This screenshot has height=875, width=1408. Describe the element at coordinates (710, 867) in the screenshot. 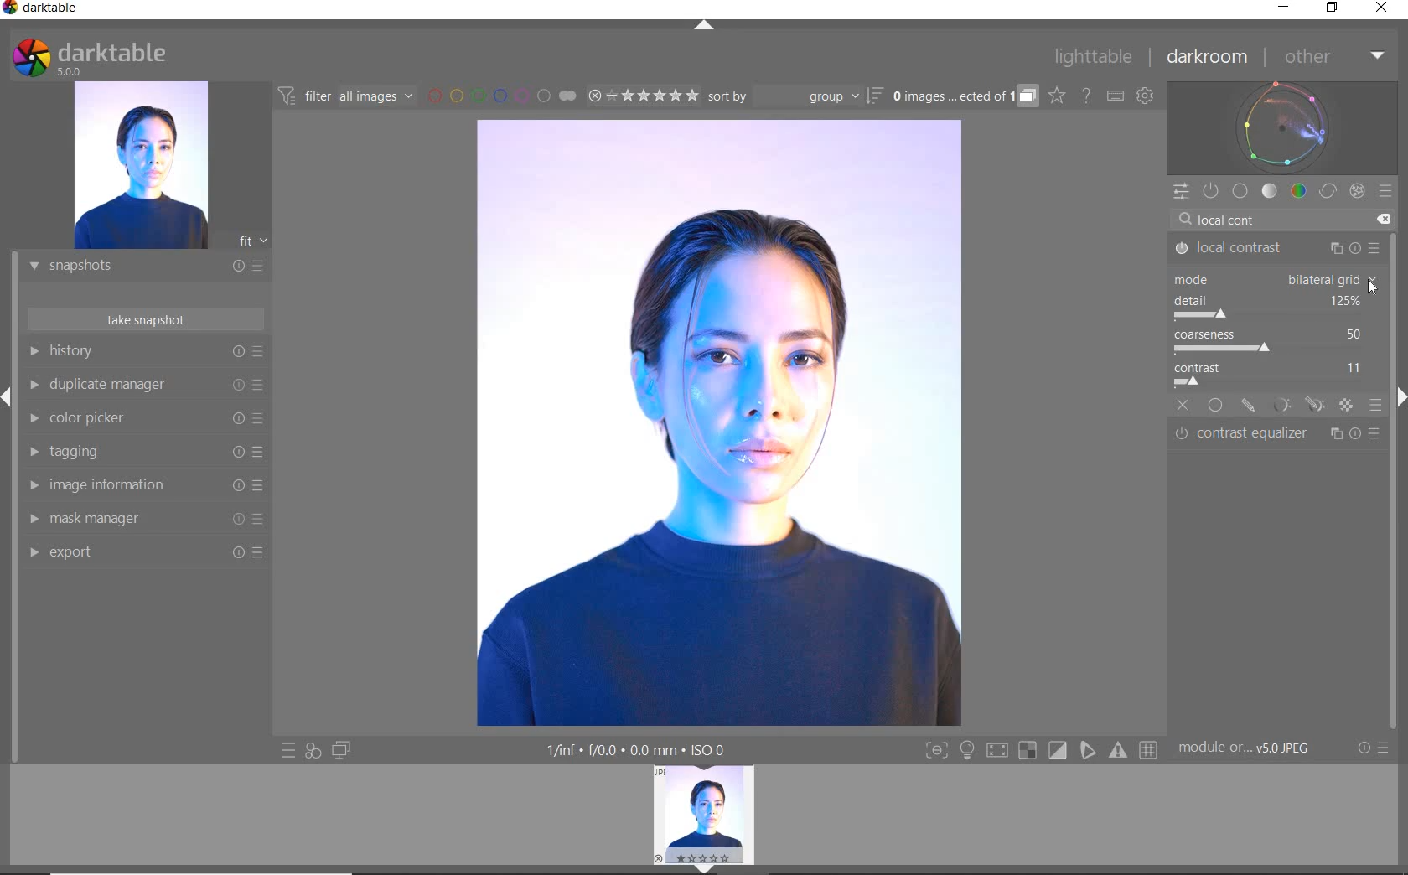

I see `EXPAND/COLLAPSE` at that location.